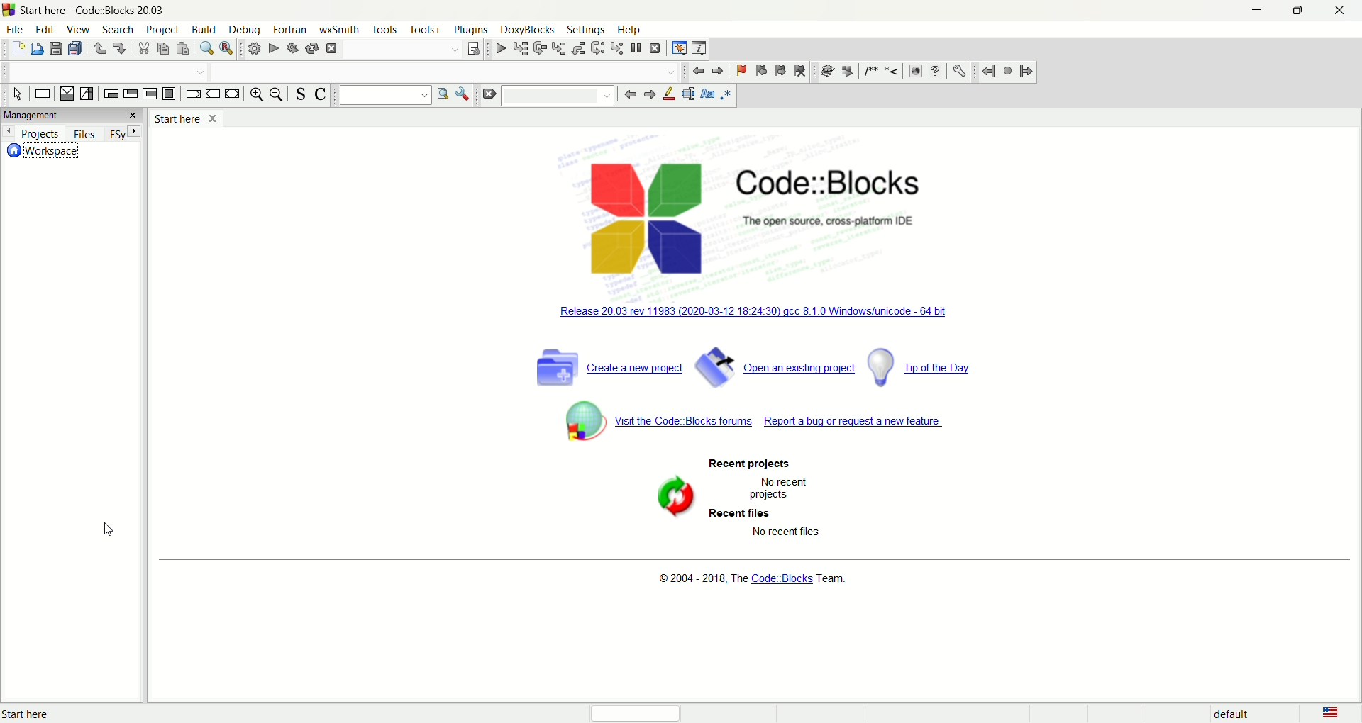 The height and width of the screenshot is (723, 1362). I want to click on debug, so click(499, 50).